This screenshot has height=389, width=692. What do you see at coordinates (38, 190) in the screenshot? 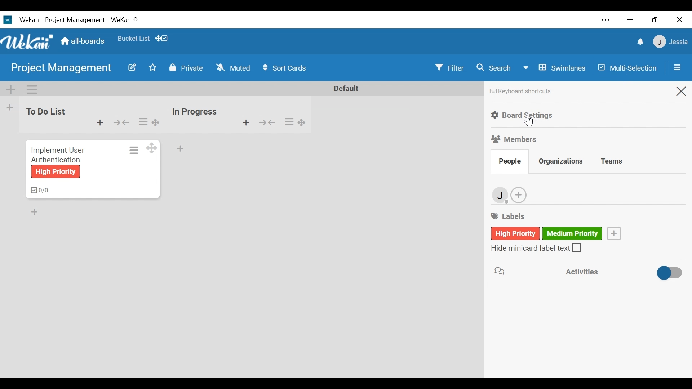
I see `checklist` at bounding box center [38, 190].